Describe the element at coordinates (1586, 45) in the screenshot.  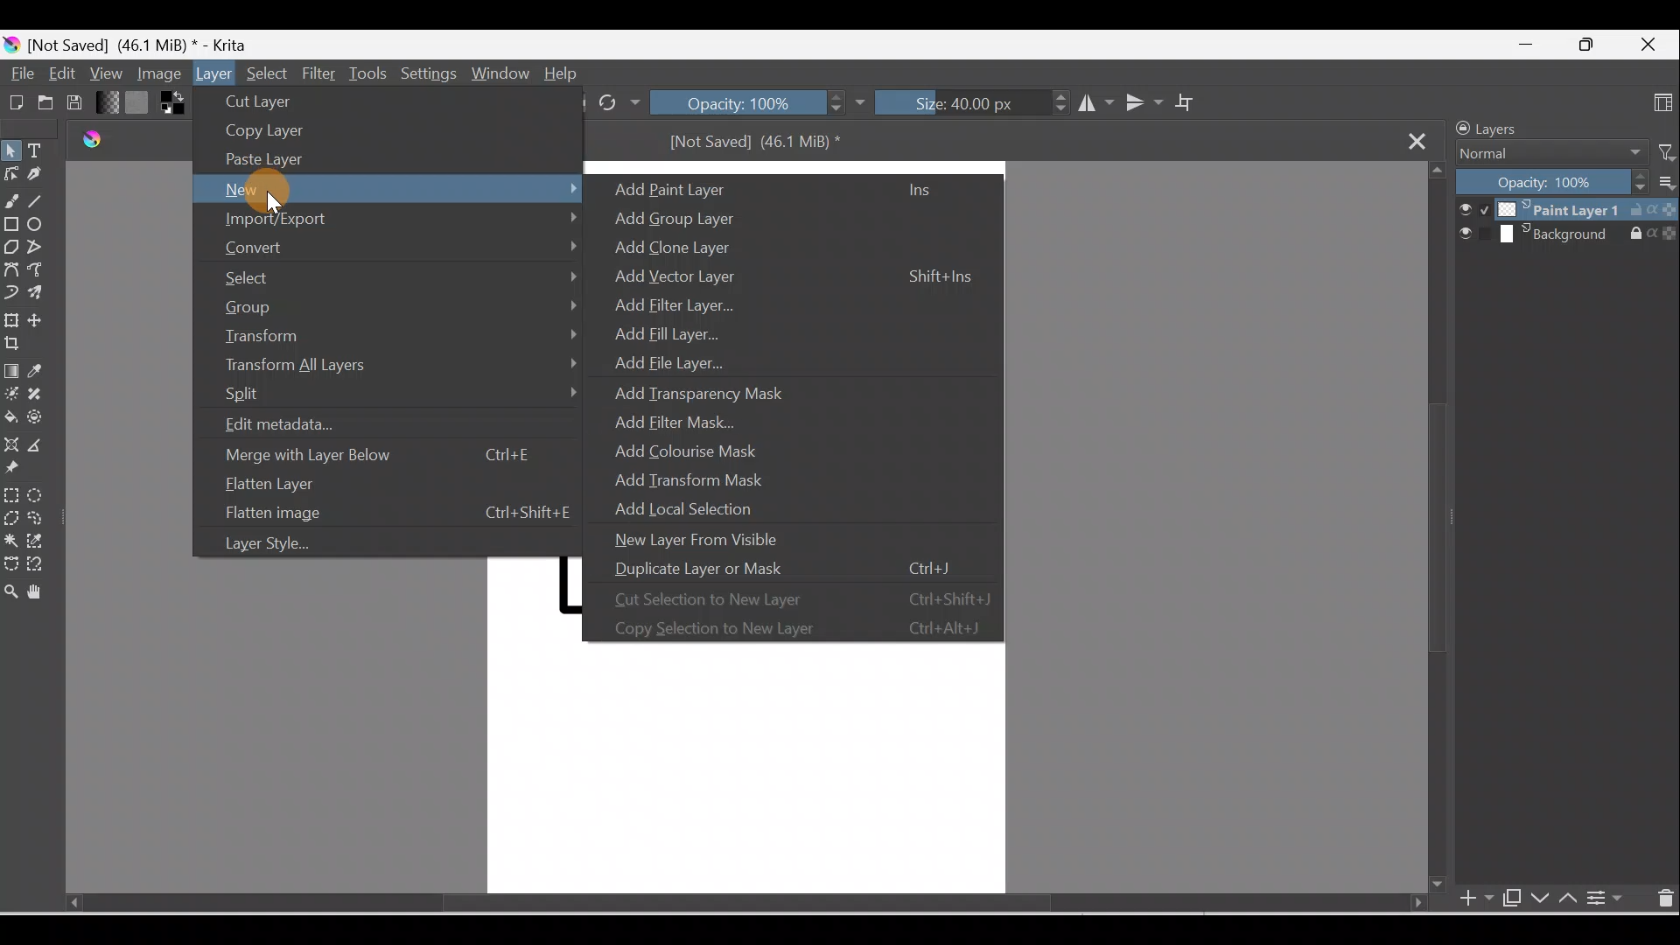
I see `Maximize` at that location.